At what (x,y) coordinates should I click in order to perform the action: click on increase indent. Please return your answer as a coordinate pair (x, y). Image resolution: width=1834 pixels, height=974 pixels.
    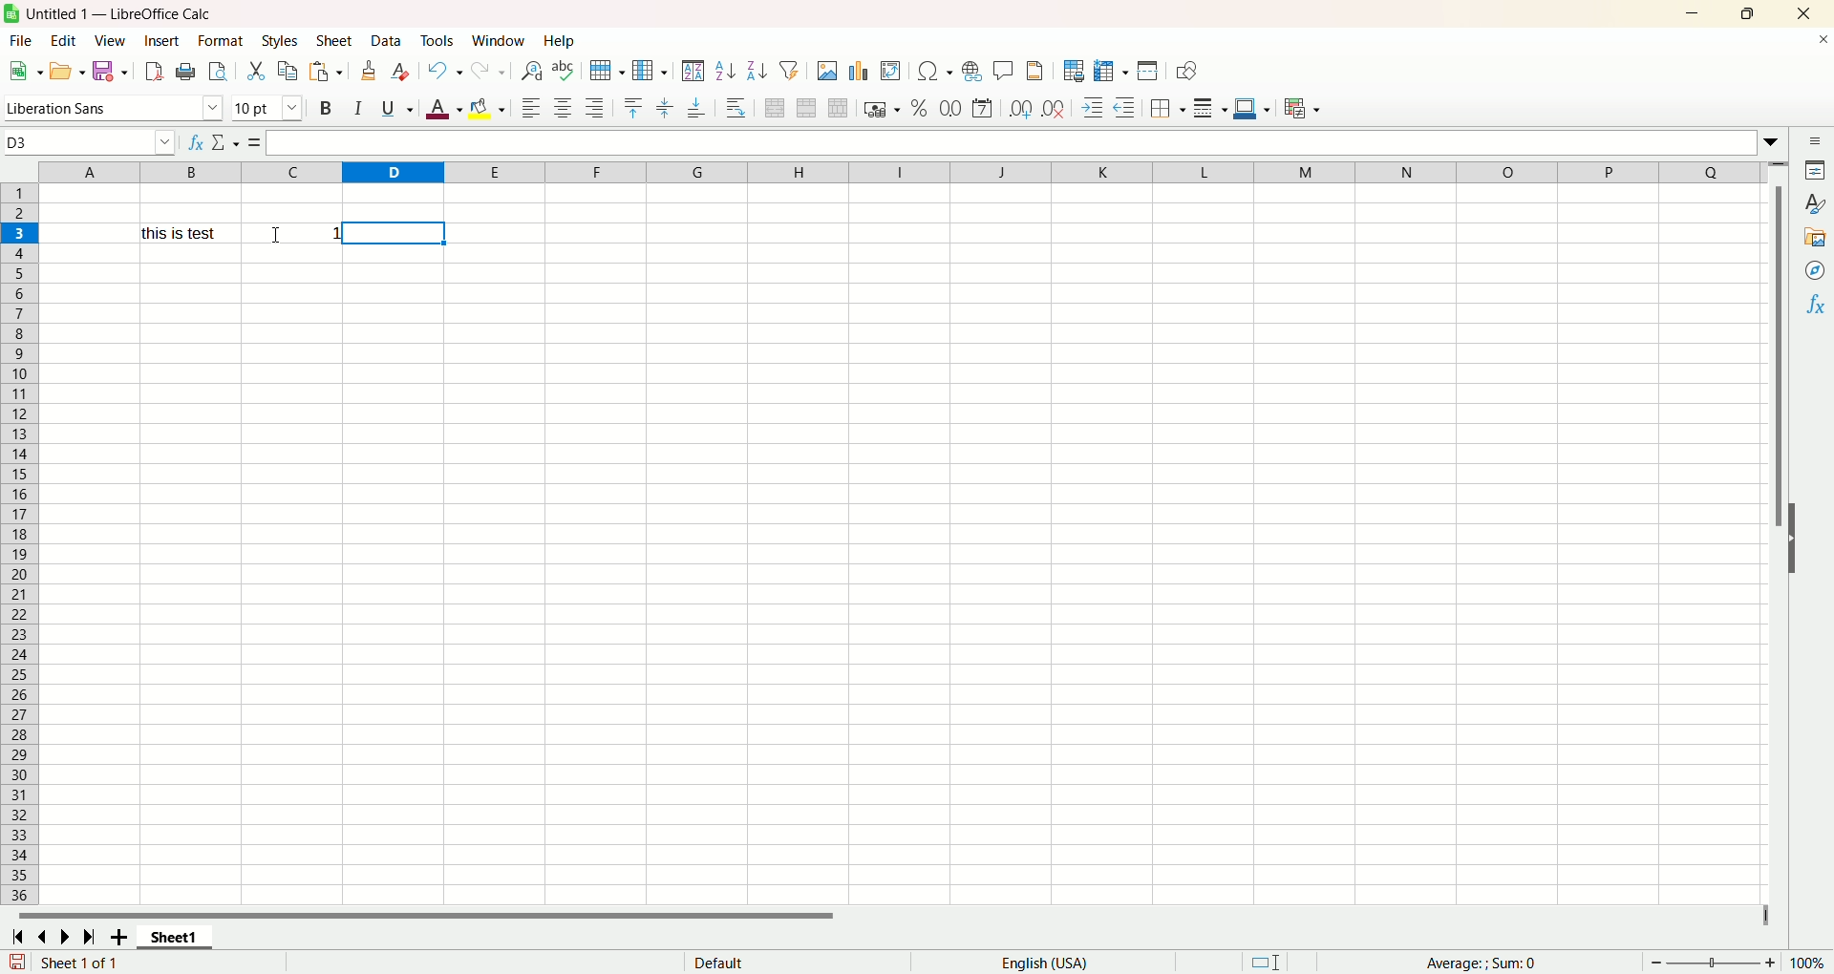
    Looking at the image, I should click on (1094, 107).